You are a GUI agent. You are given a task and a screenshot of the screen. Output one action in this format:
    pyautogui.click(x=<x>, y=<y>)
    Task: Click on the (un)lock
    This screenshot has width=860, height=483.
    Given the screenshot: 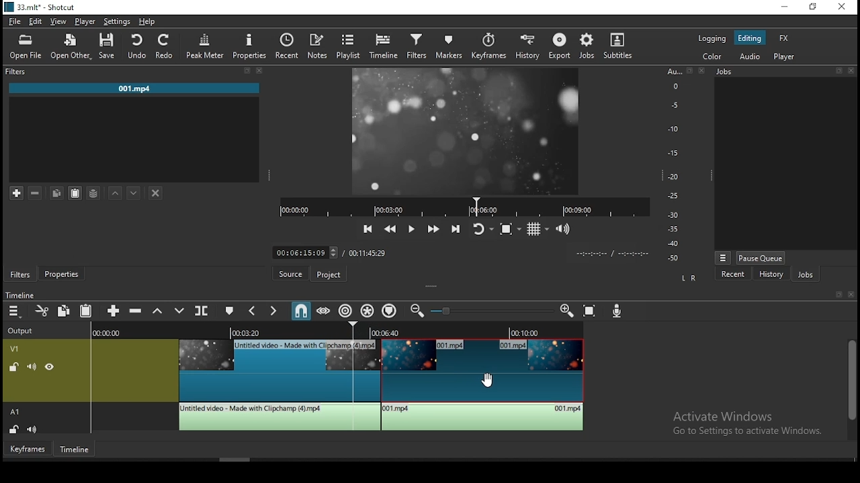 What is the action you would take?
    pyautogui.click(x=15, y=429)
    